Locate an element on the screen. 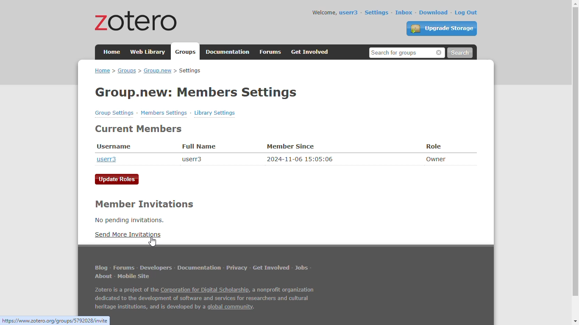  zotero is located at coordinates (137, 20).